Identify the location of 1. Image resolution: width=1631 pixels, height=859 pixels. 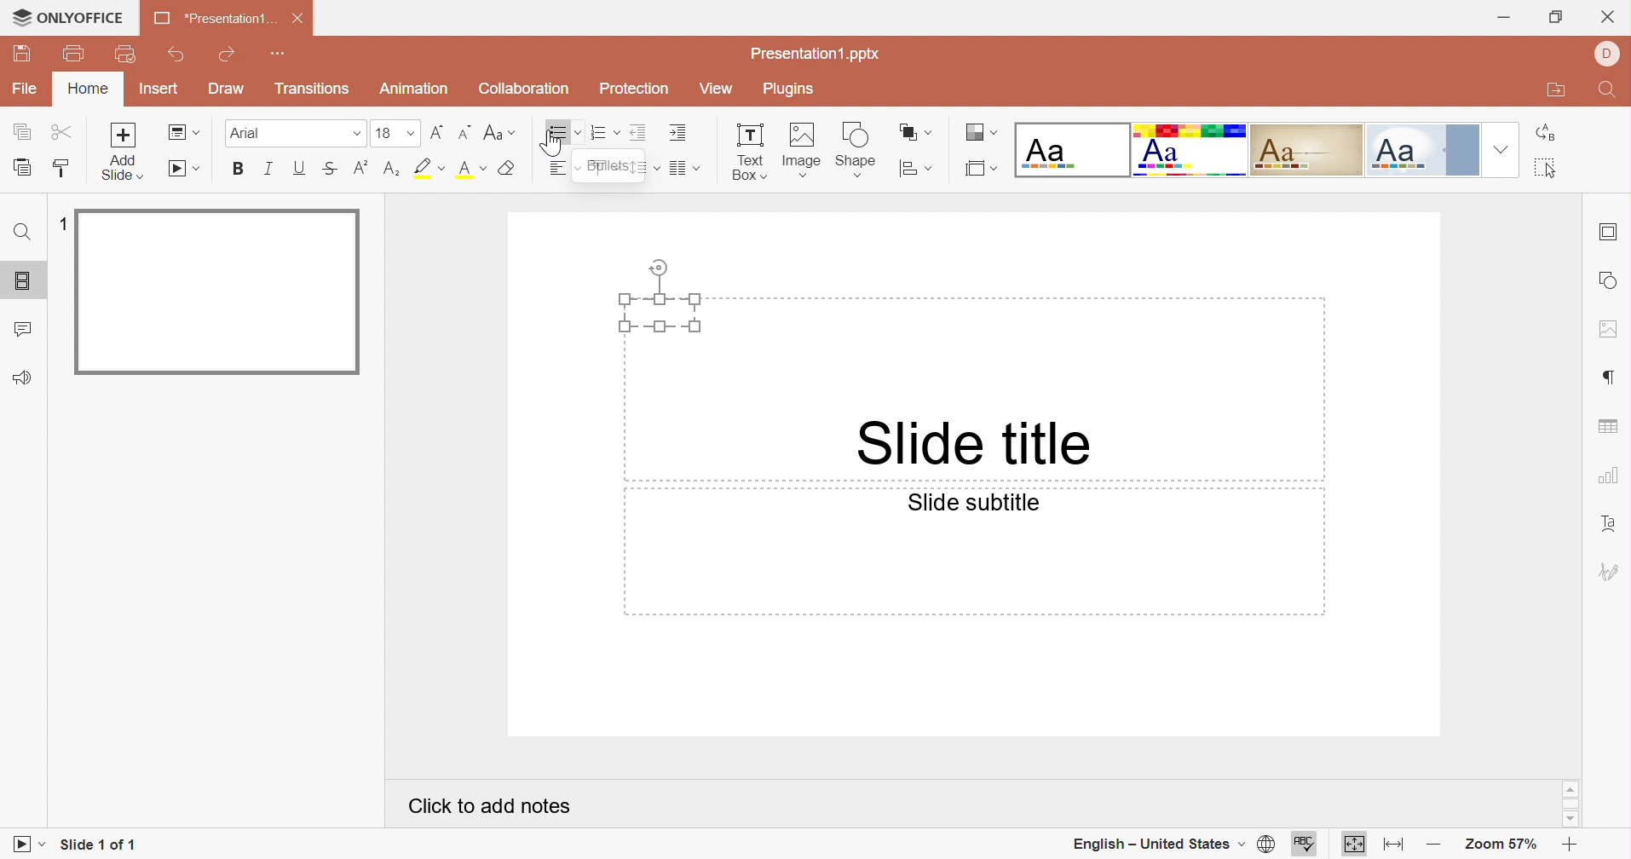
(61, 227).